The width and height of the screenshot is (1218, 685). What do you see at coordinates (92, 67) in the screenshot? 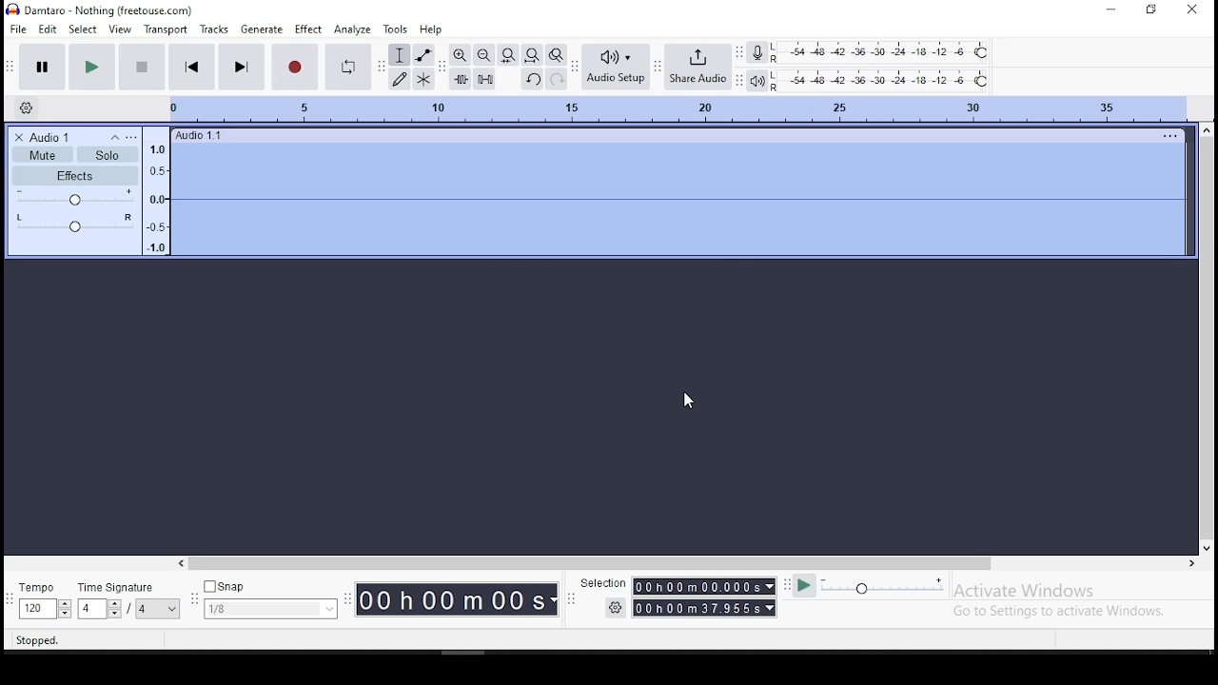
I see `play` at bounding box center [92, 67].